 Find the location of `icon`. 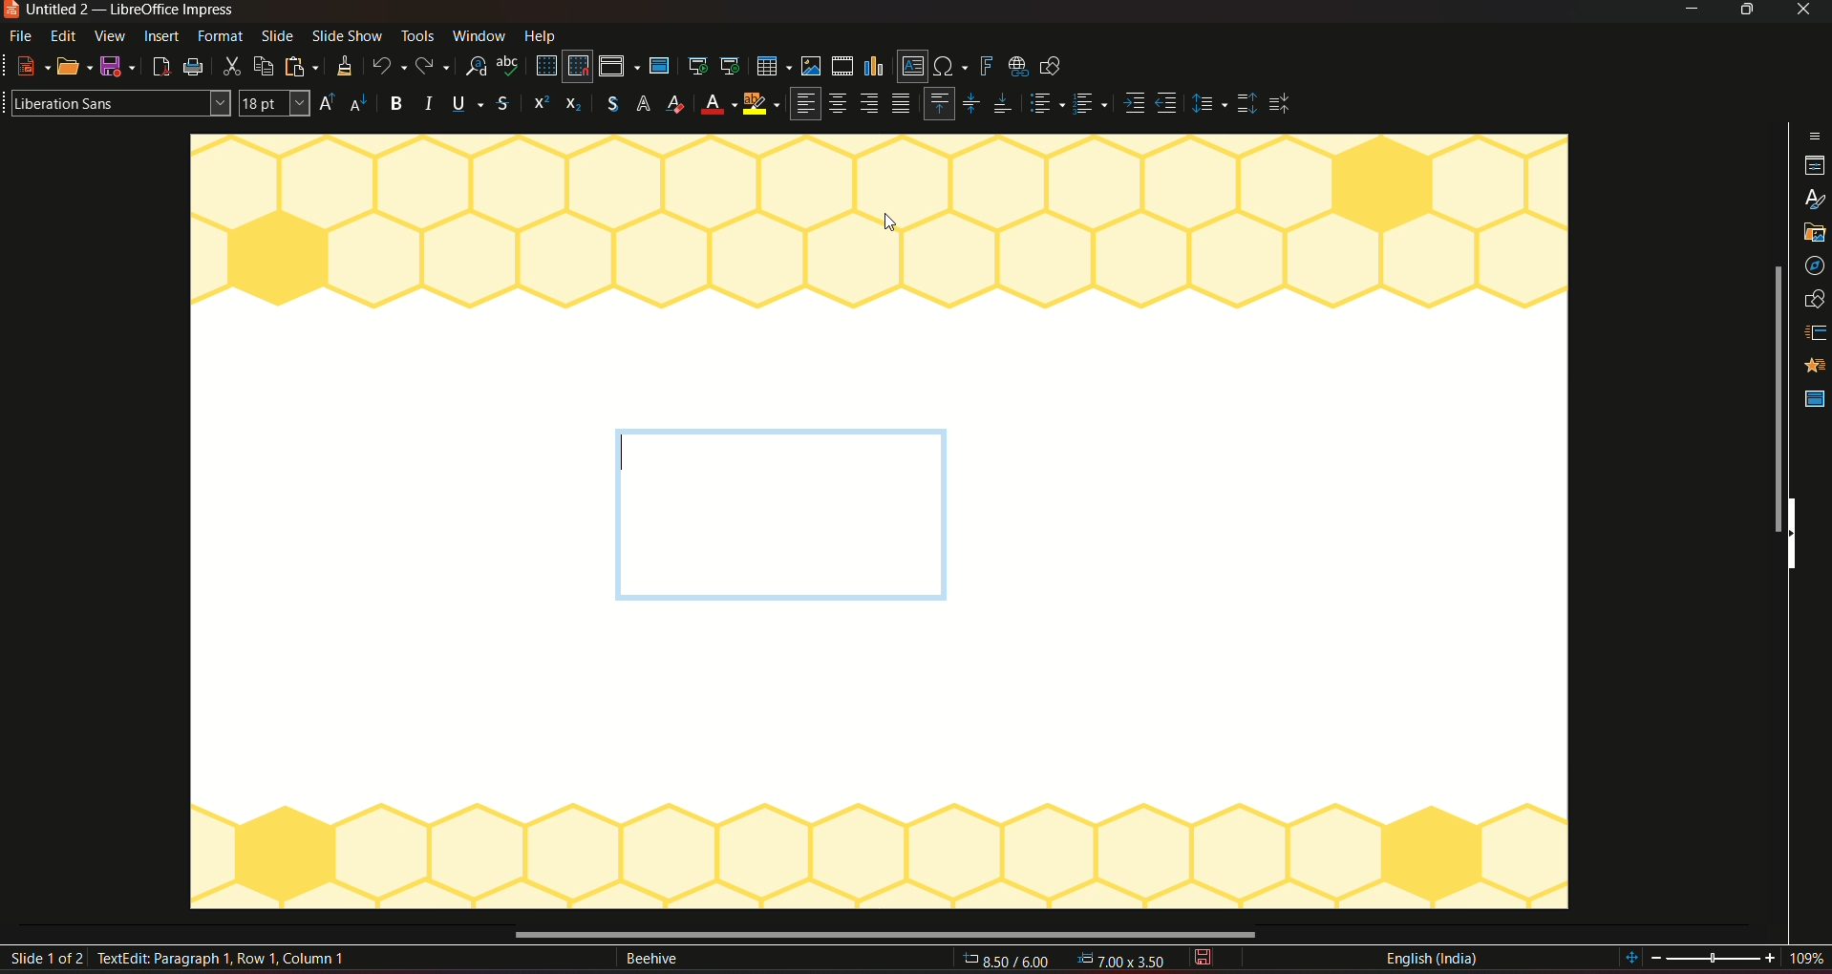

icon is located at coordinates (572, 106).